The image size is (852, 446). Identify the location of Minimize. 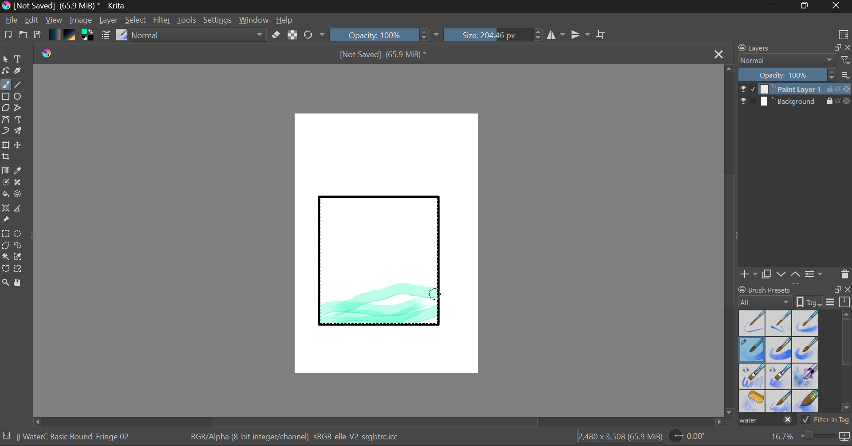
(806, 6).